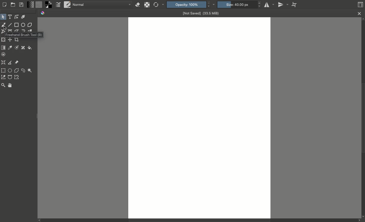 This screenshot has height=222, width=365. Describe the element at coordinates (30, 70) in the screenshot. I see `Contiguous selection tool` at that location.